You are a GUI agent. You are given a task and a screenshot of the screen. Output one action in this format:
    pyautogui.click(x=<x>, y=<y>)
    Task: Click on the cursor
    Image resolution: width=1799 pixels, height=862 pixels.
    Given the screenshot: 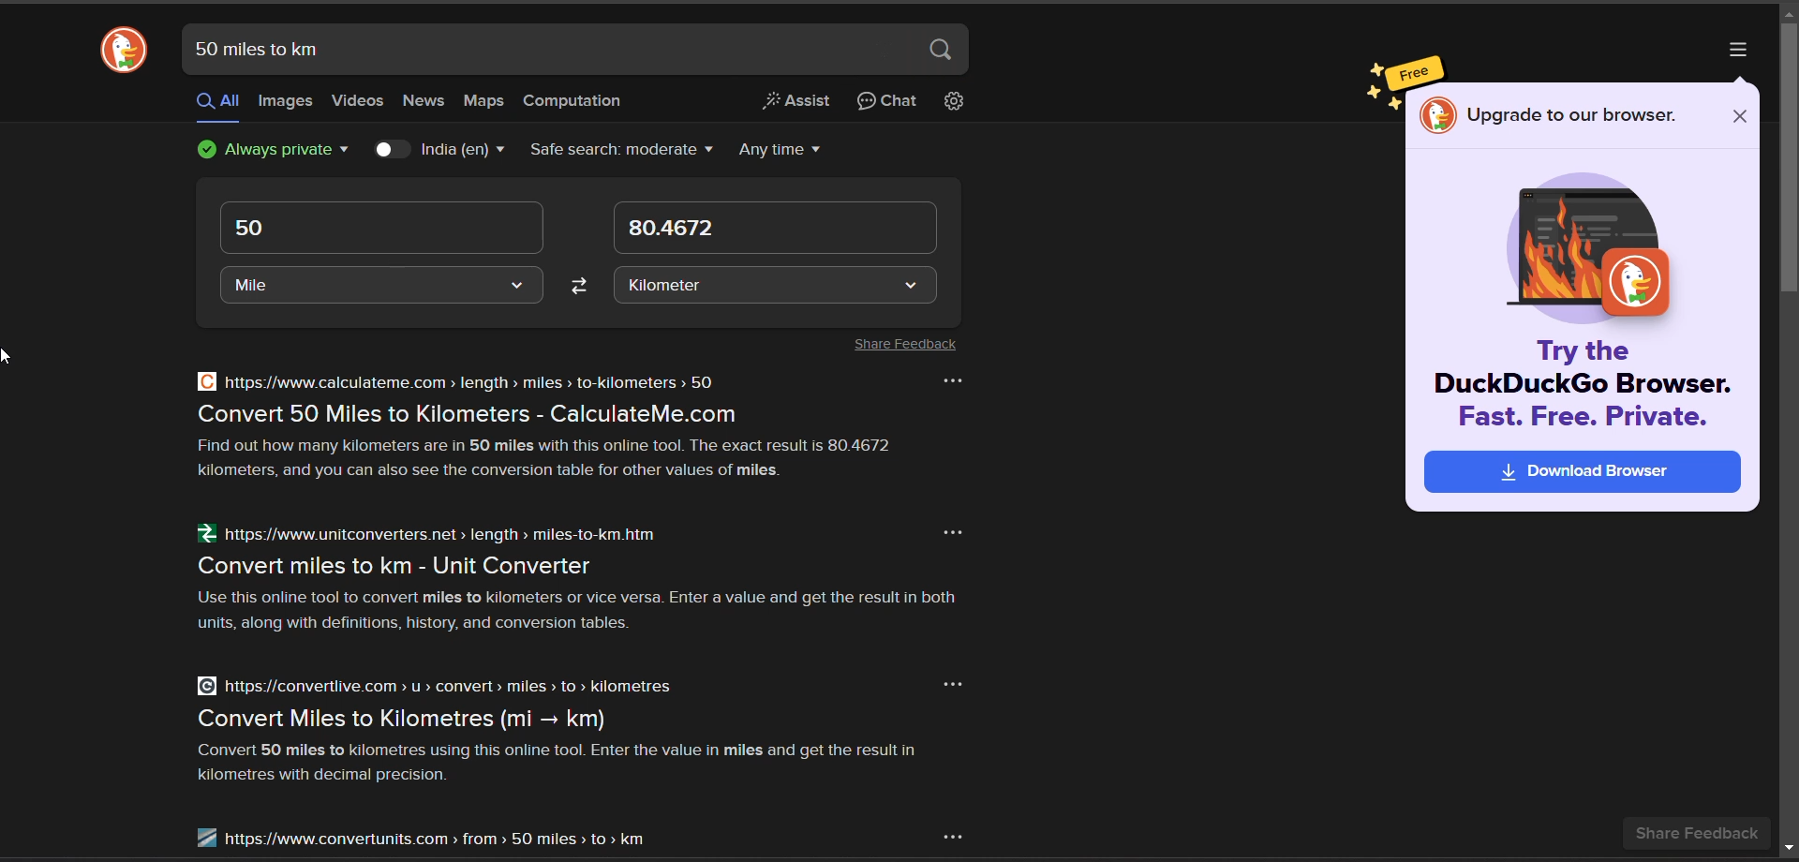 What is the action you would take?
    pyautogui.click(x=8, y=356)
    